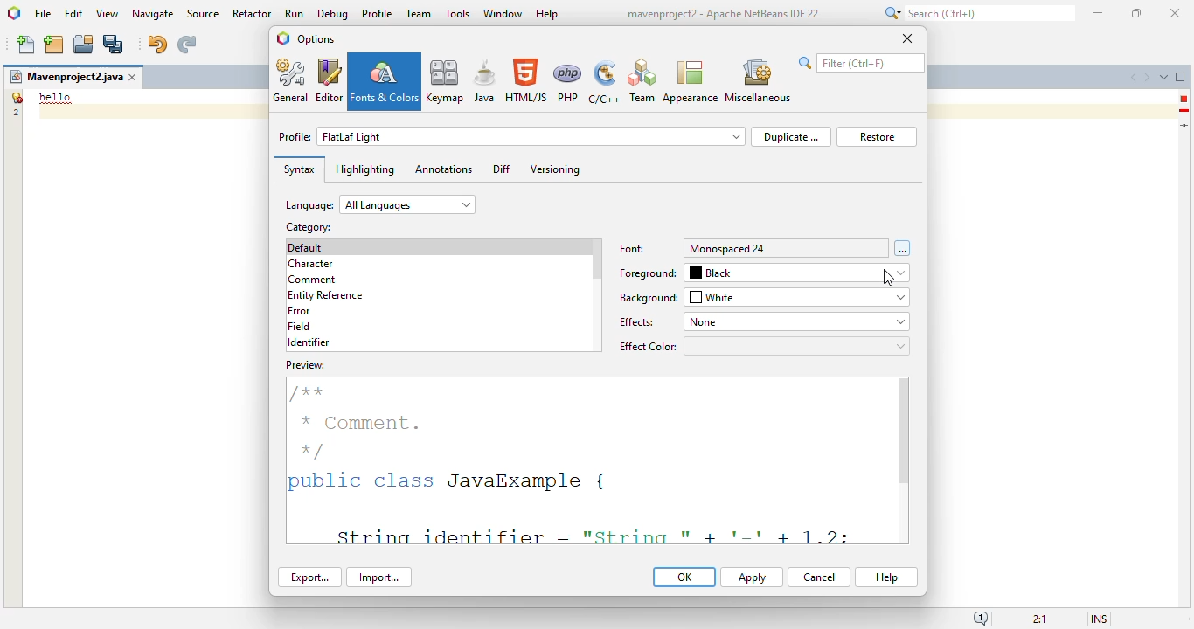 The image size is (1194, 629). Describe the element at coordinates (313, 280) in the screenshot. I see `comment` at that location.